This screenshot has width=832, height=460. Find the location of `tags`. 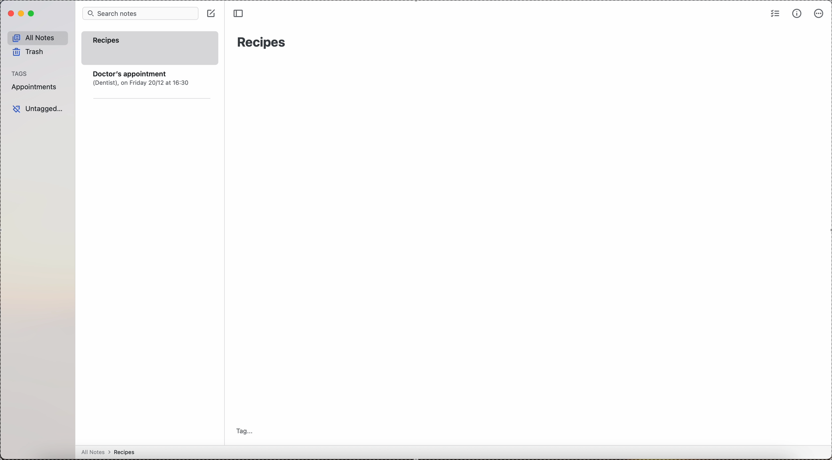

tags is located at coordinates (19, 73).